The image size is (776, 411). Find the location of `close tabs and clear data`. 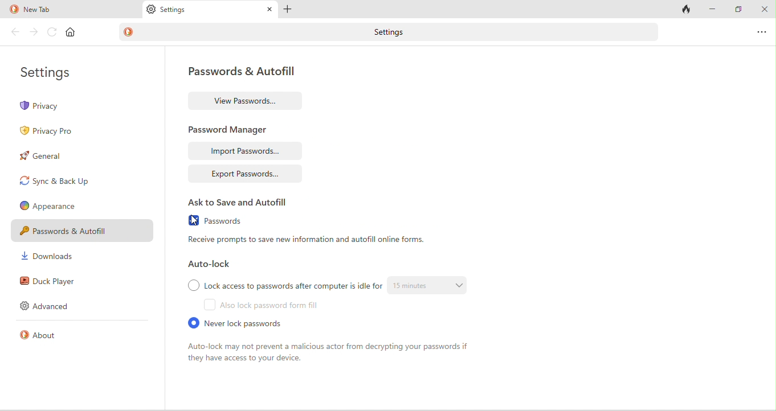

close tabs and clear data is located at coordinates (687, 10).